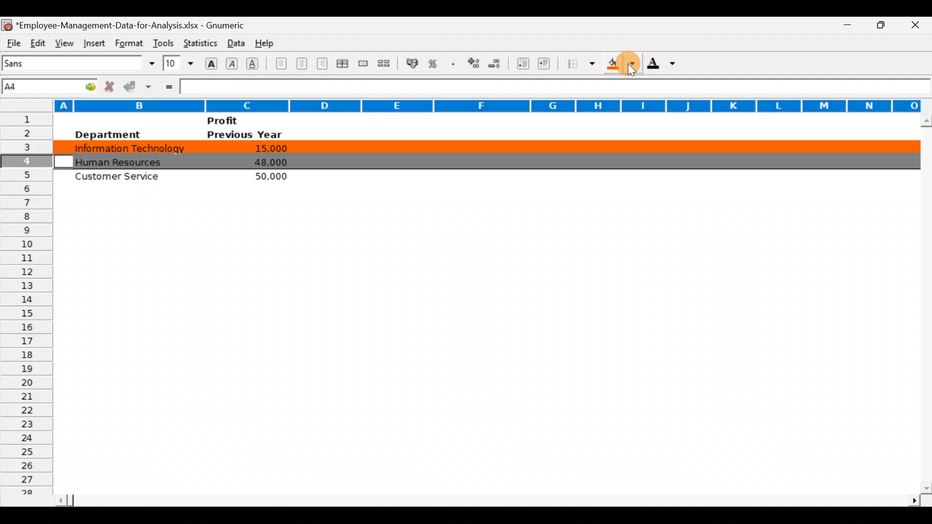 This screenshot has height=524, width=932. Describe the element at coordinates (499, 63) in the screenshot. I see `Decrease decimals` at that location.